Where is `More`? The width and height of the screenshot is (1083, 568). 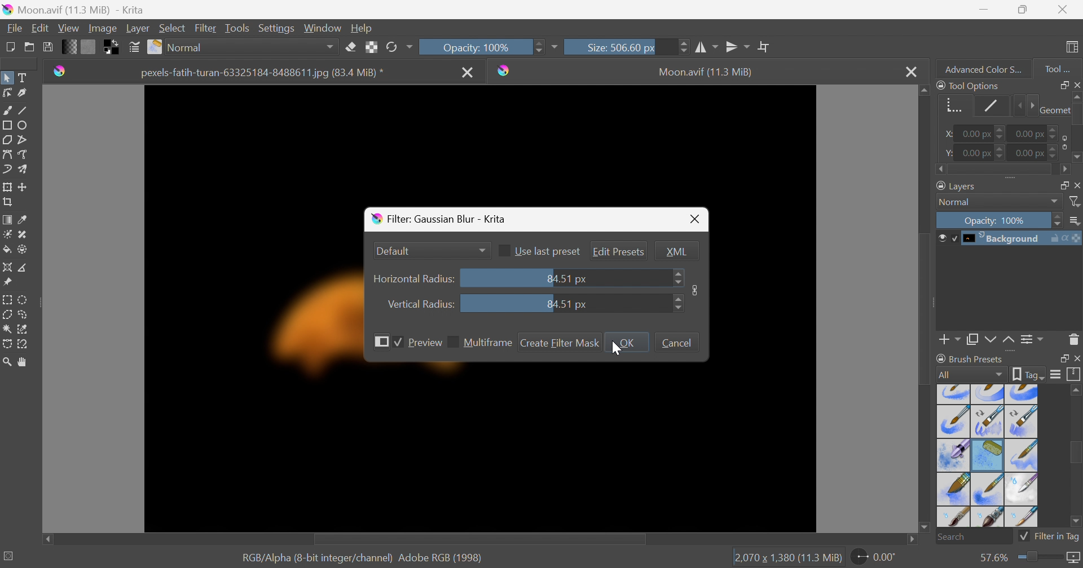
More is located at coordinates (554, 48).